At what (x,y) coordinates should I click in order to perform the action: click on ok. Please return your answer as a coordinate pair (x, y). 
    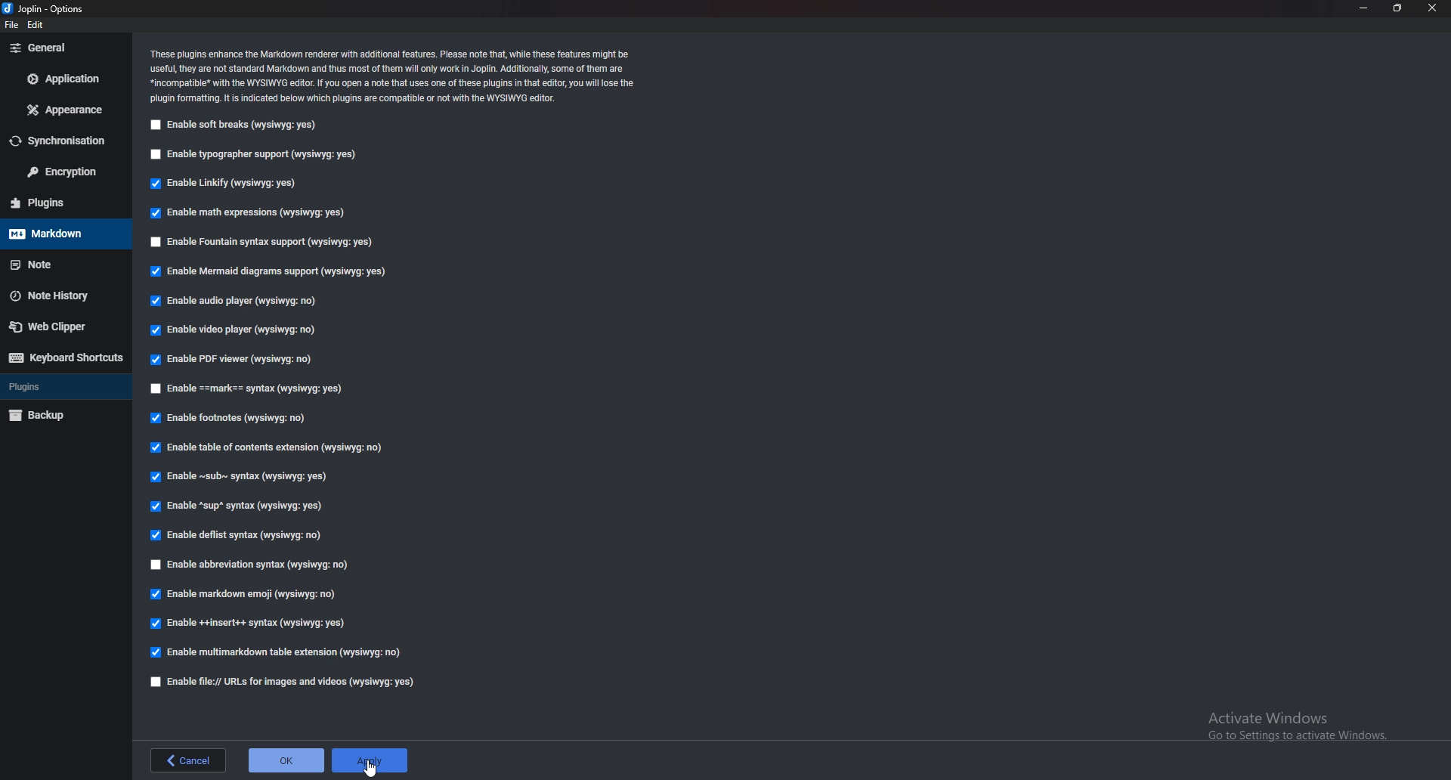
    Looking at the image, I should click on (286, 760).